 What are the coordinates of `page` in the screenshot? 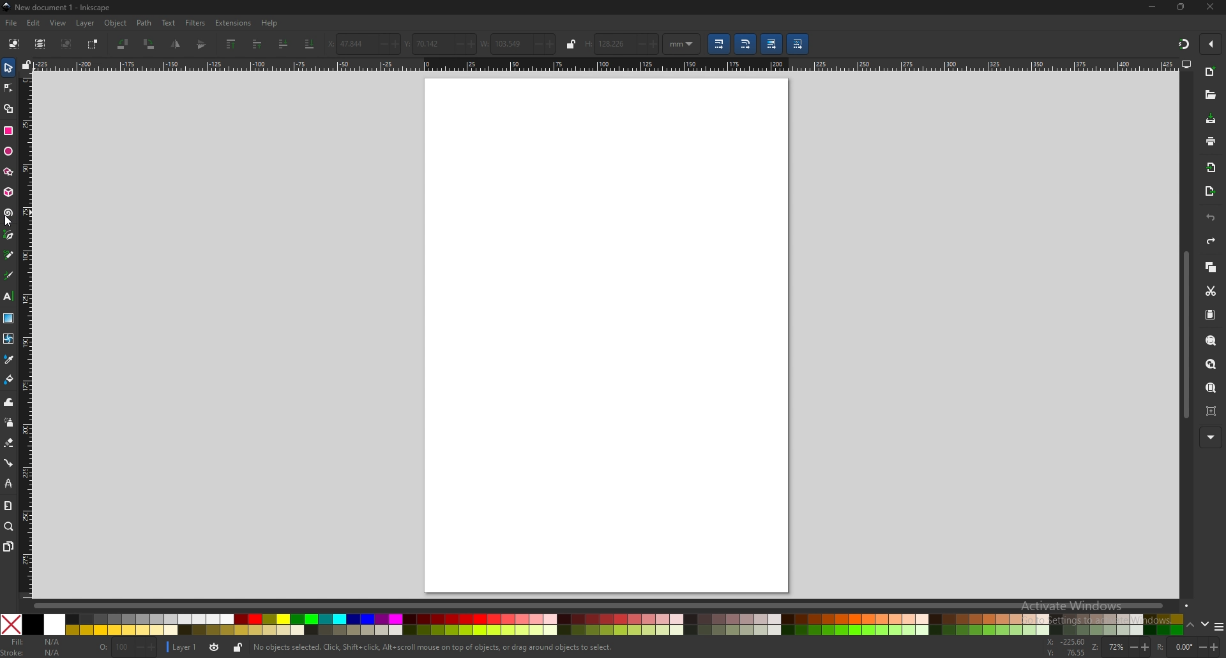 It's located at (604, 333).